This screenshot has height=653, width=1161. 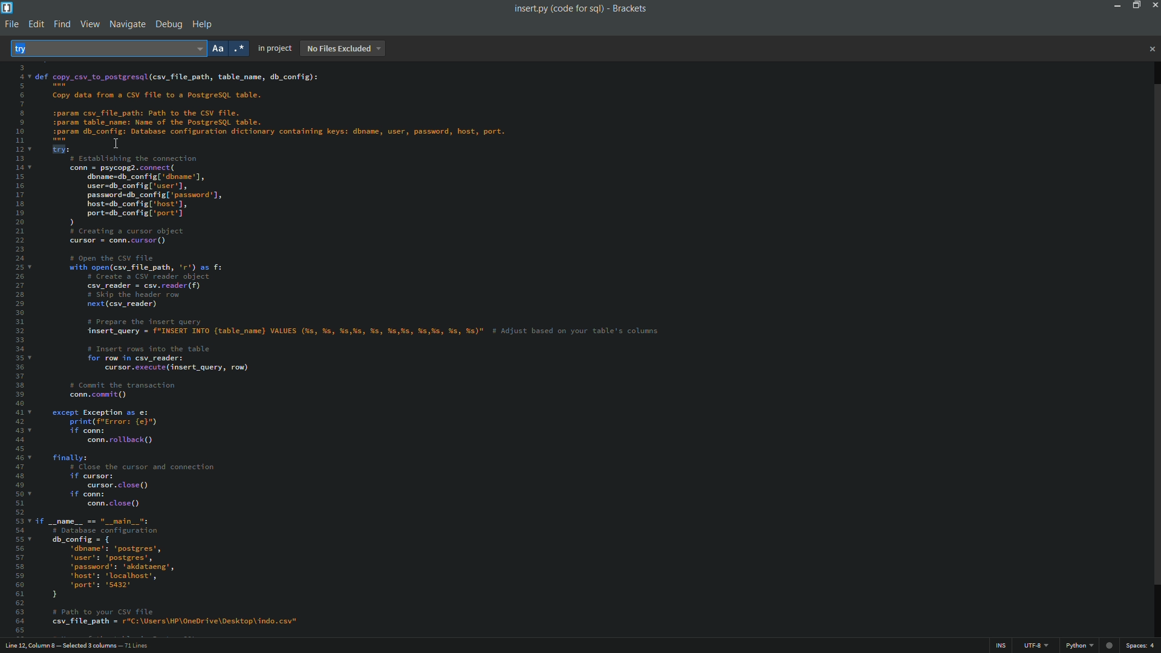 I want to click on web, so click(x=1111, y=643).